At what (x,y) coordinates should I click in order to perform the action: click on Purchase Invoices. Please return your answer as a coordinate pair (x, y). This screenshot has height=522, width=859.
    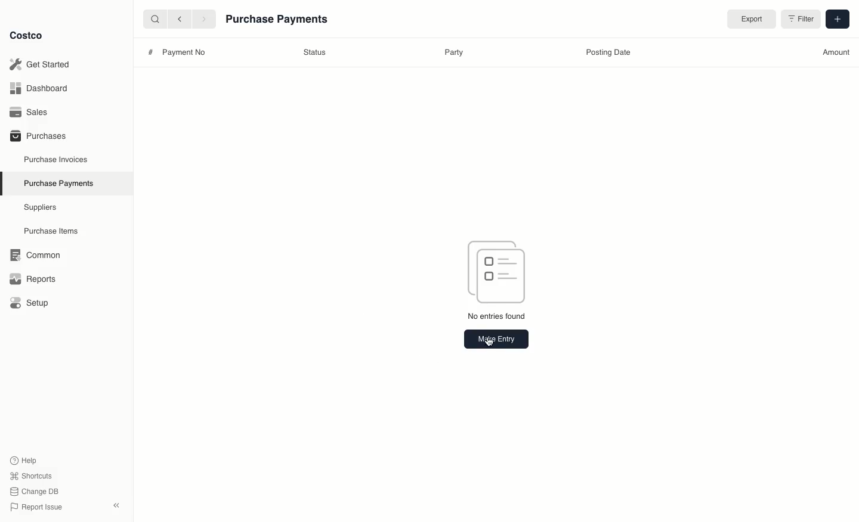
    Looking at the image, I should click on (57, 159).